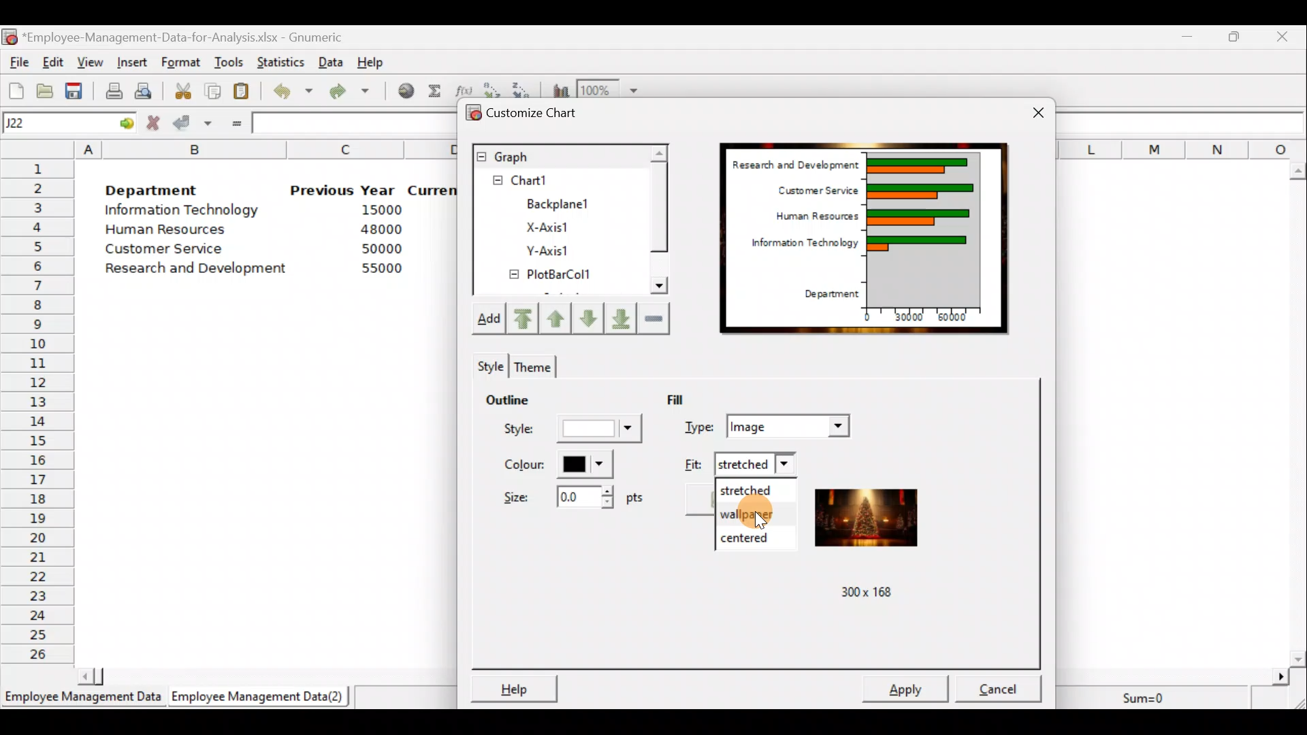 The height and width of the screenshot is (735, 1307). I want to click on Information Technology, so click(182, 212).